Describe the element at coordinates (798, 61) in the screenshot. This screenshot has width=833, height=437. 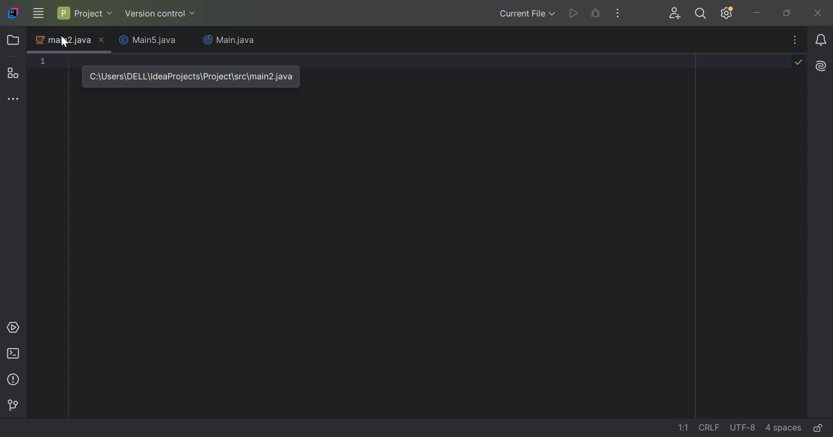
I see `No problems found` at that location.